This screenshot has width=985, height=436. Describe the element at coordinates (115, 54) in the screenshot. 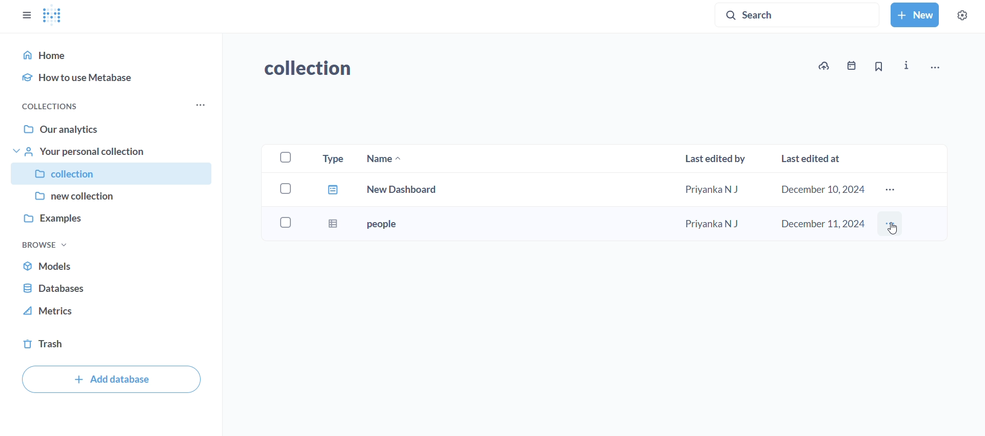

I see `home` at that location.